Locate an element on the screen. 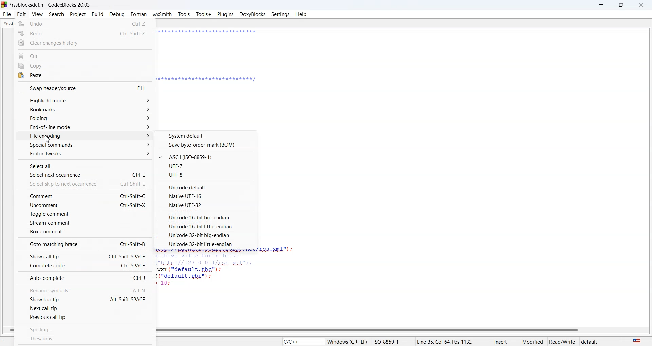 This screenshot has width=652, height=346. System default is located at coordinates (207, 135).